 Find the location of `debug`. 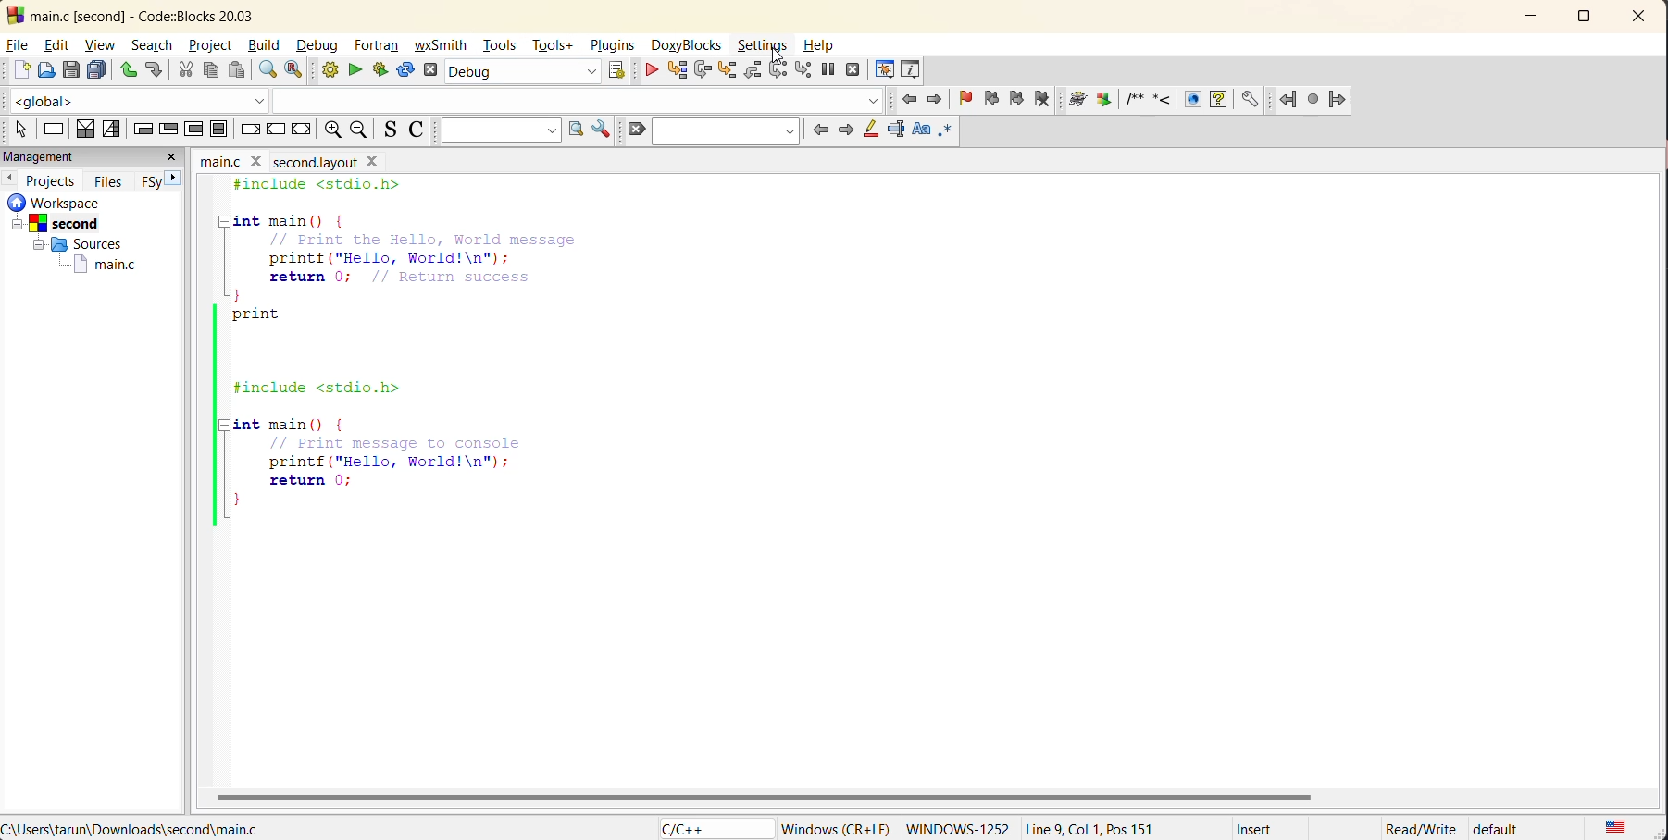

debug is located at coordinates (651, 71).